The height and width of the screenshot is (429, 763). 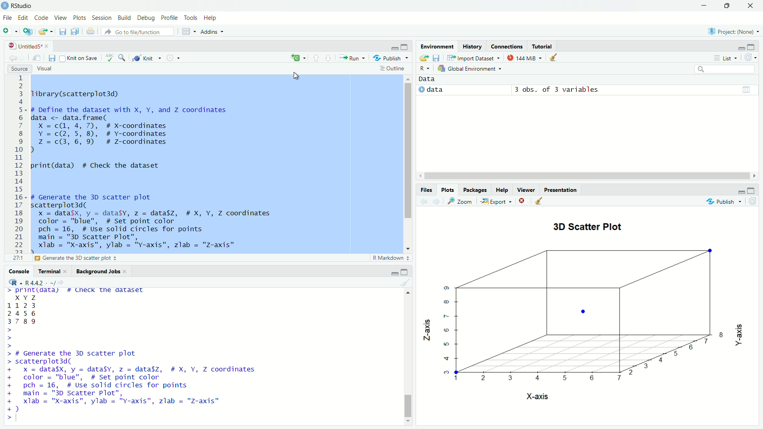 I want to click on history, so click(x=473, y=46).